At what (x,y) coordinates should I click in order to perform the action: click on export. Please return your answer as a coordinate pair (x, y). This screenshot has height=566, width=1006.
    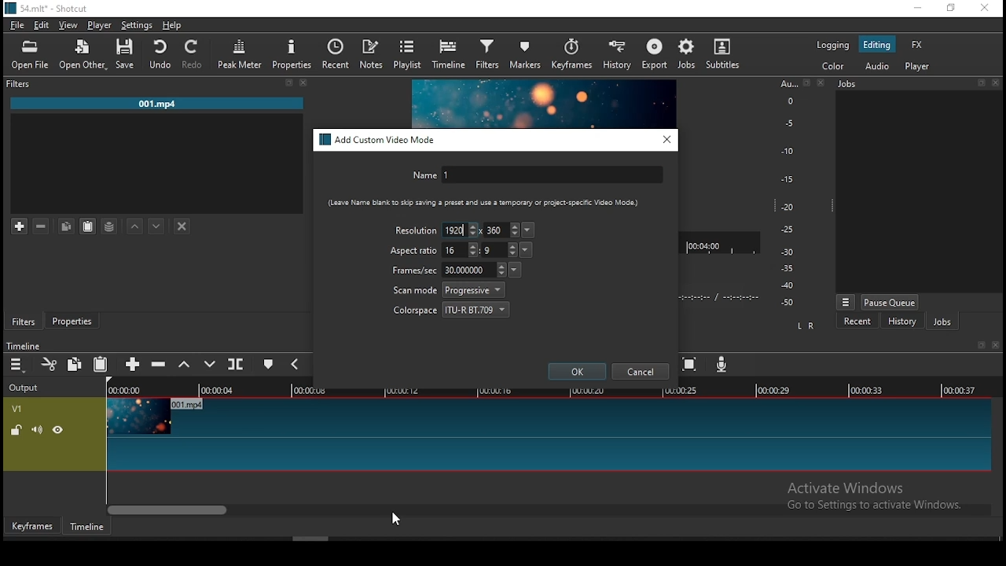
    Looking at the image, I should click on (656, 55).